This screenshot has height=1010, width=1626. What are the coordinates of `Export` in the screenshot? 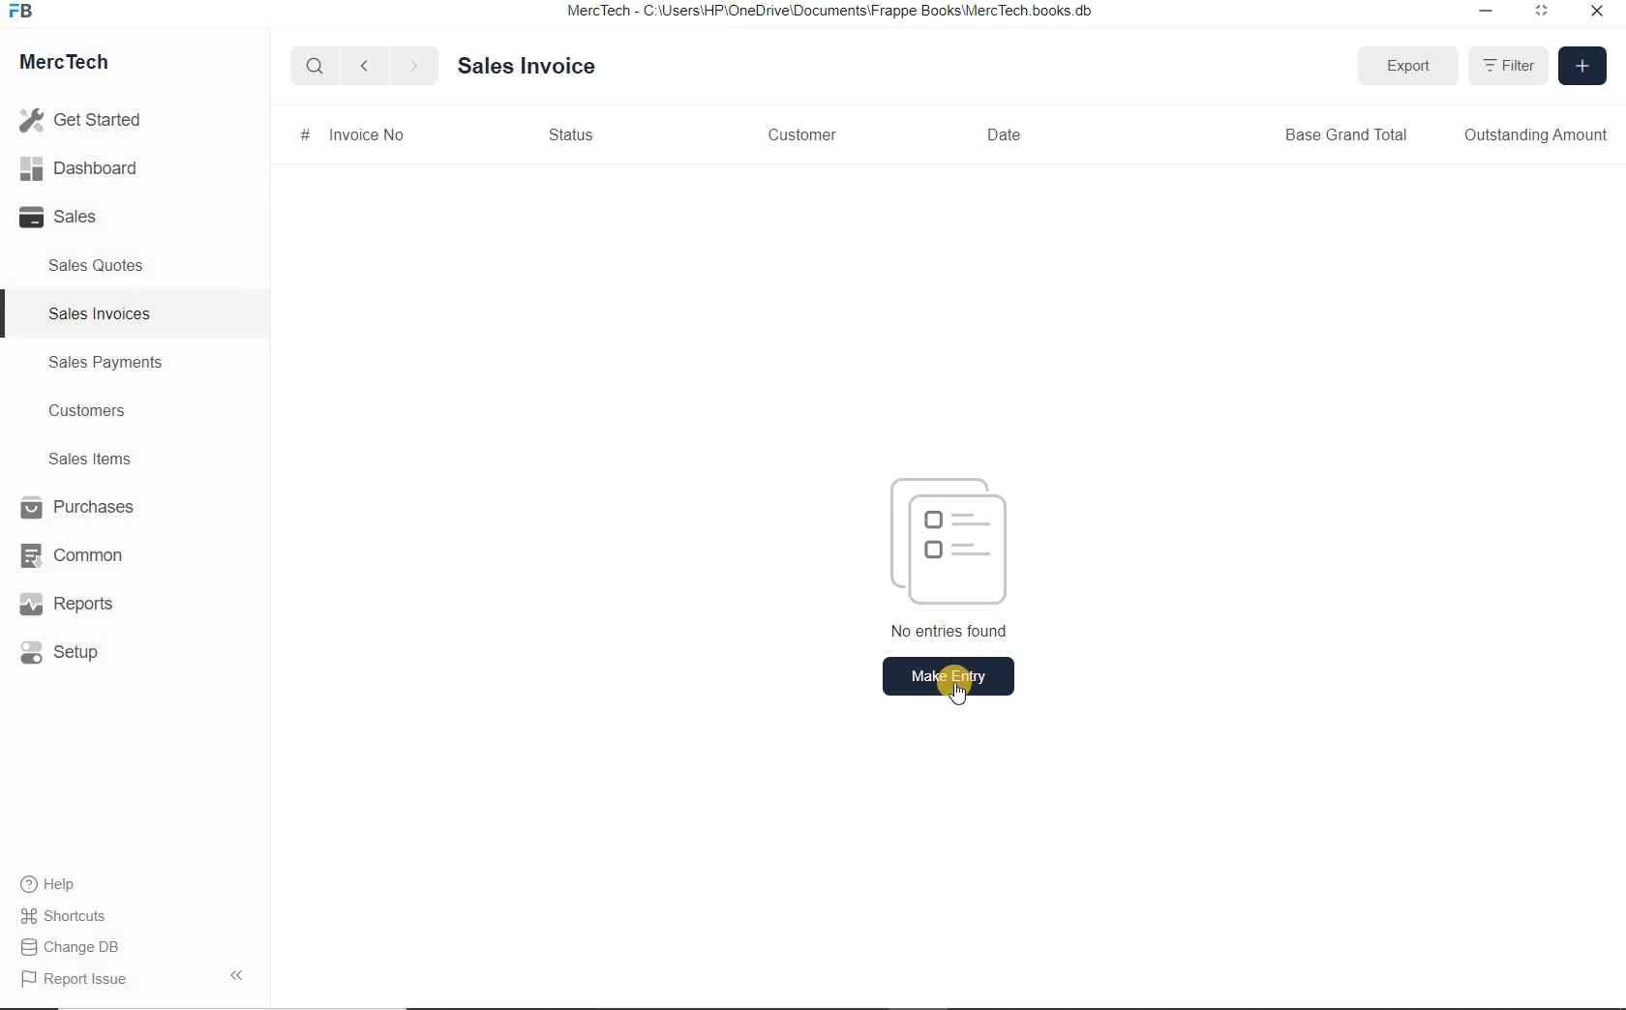 It's located at (1407, 67).